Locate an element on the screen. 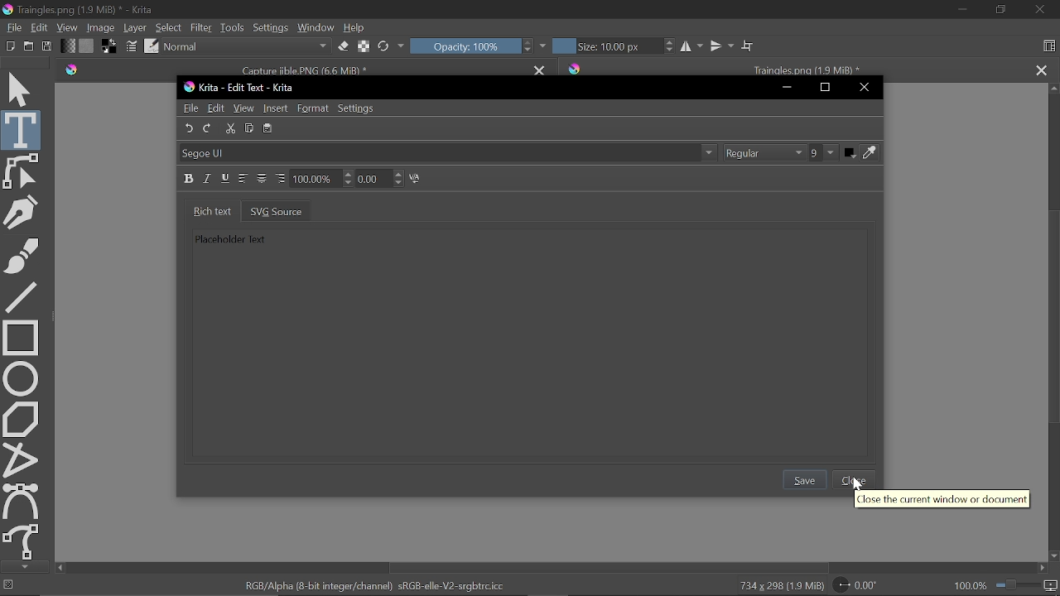  Move down in tools is located at coordinates (22, 567).